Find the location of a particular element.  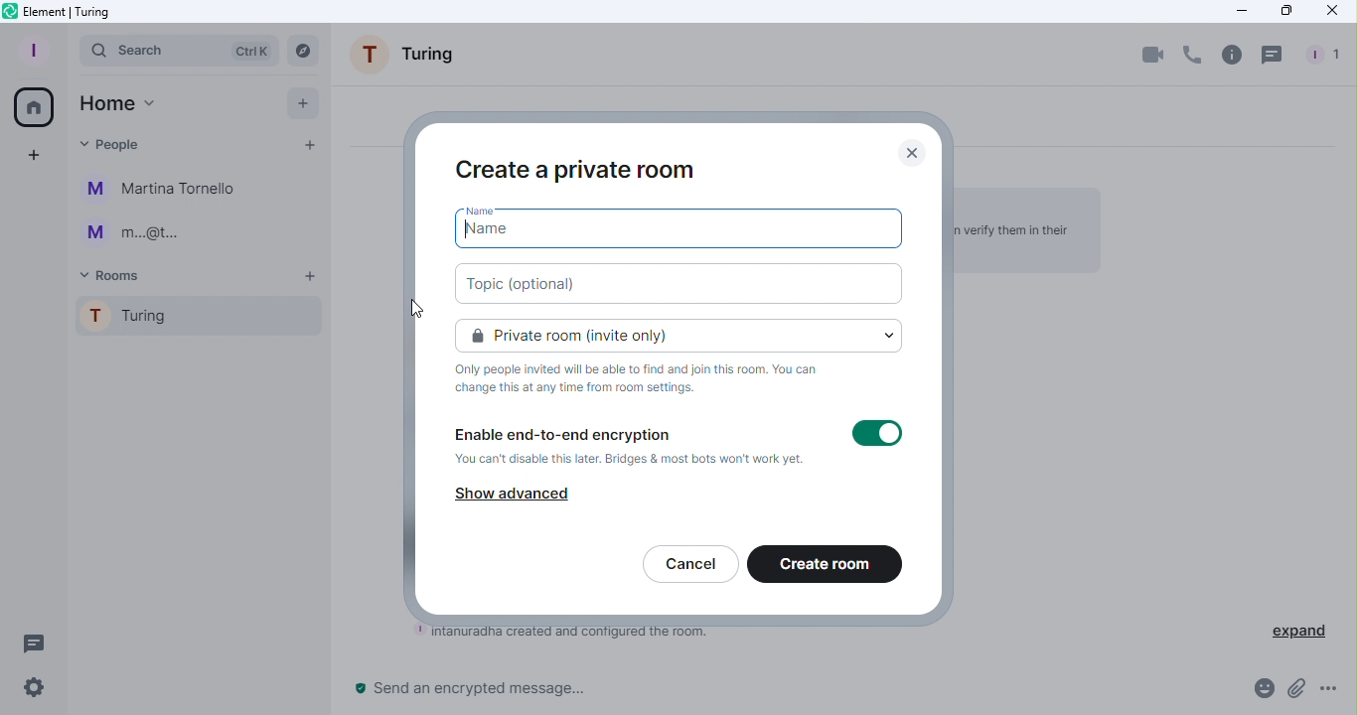

Close is located at coordinates (1332, 13).